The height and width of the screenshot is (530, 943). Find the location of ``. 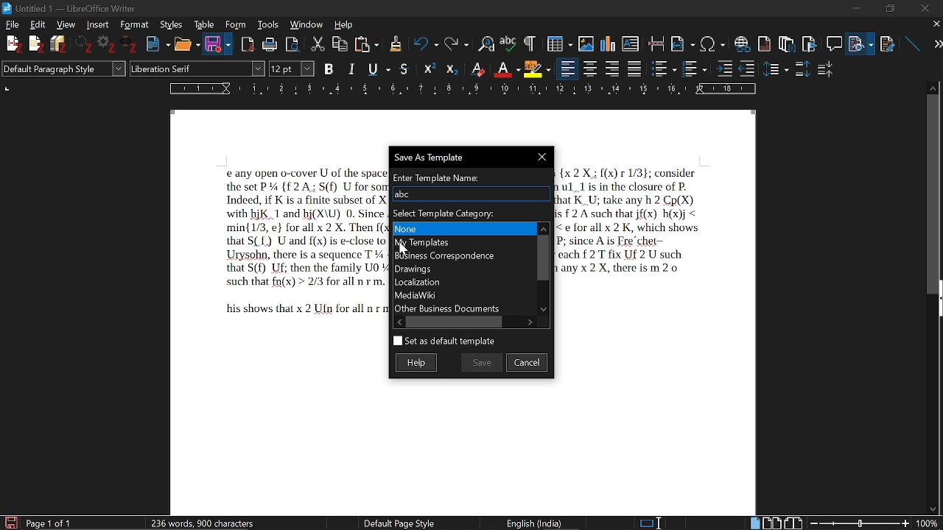

 is located at coordinates (395, 43).